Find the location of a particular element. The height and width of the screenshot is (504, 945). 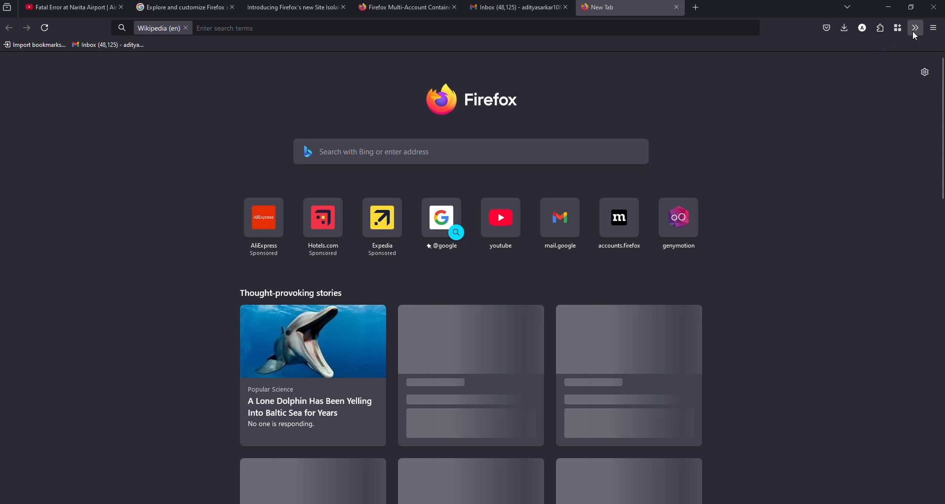

downloads is located at coordinates (843, 27).